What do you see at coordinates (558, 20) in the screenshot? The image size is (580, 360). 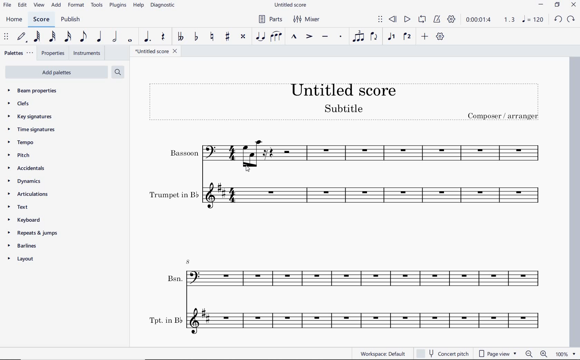 I see `UNDO` at bounding box center [558, 20].